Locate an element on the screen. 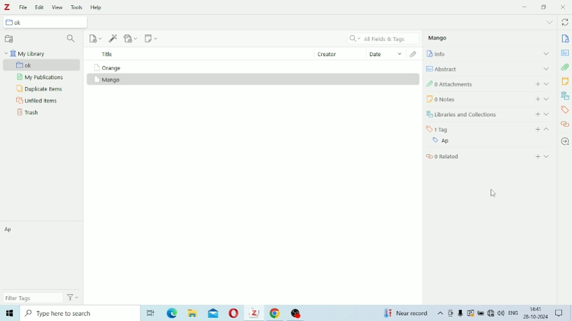 This screenshot has height=321, width=572. Notifications is located at coordinates (560, 313).